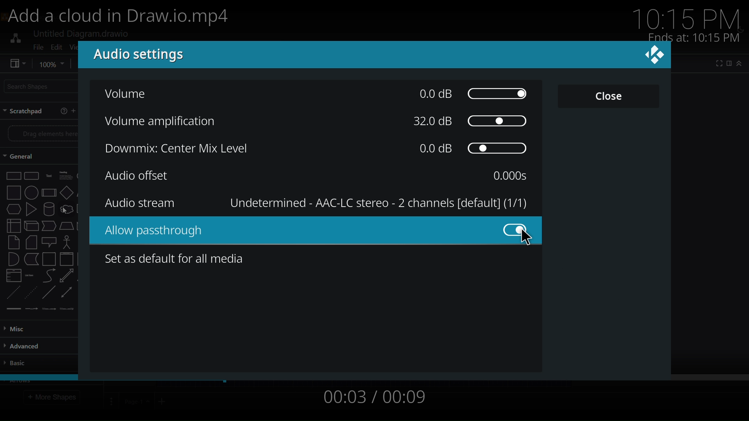 The height and width of the screenshot is (421, 749). I want to click on 0.000s, so click(508, 177).